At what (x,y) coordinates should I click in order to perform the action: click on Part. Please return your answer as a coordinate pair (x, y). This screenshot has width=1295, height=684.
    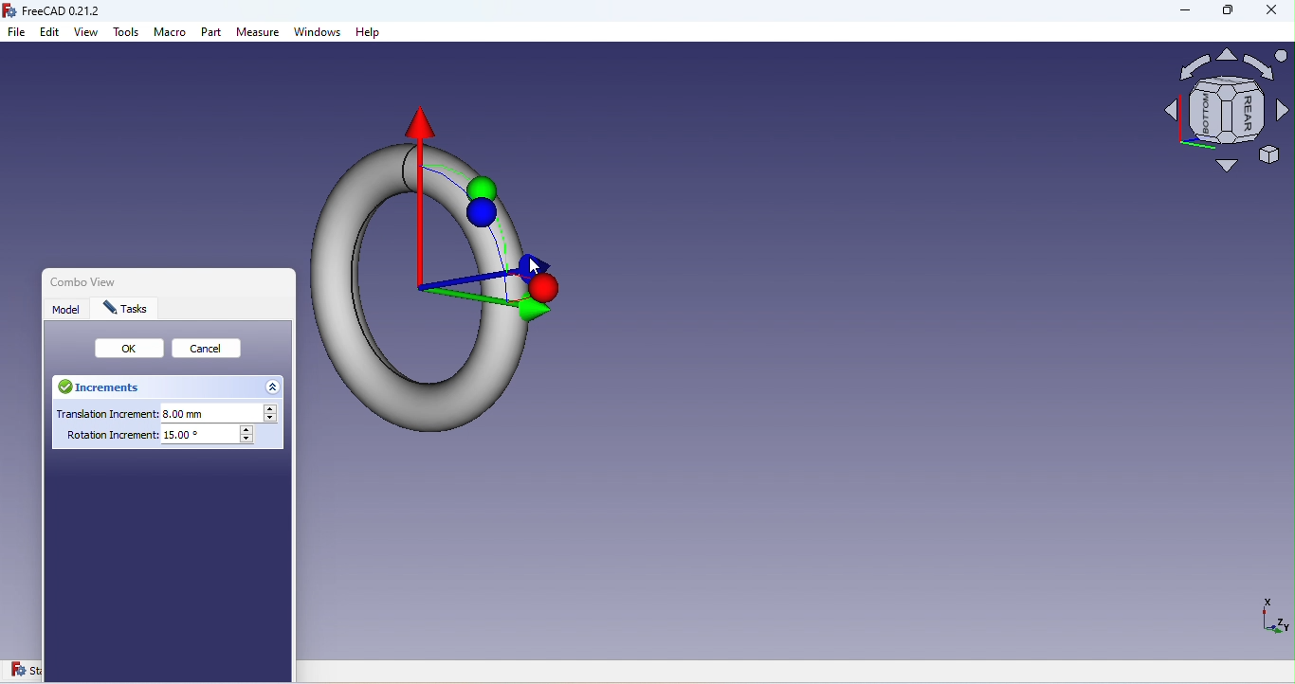
    Looking at the image, I should click on (212, 34).